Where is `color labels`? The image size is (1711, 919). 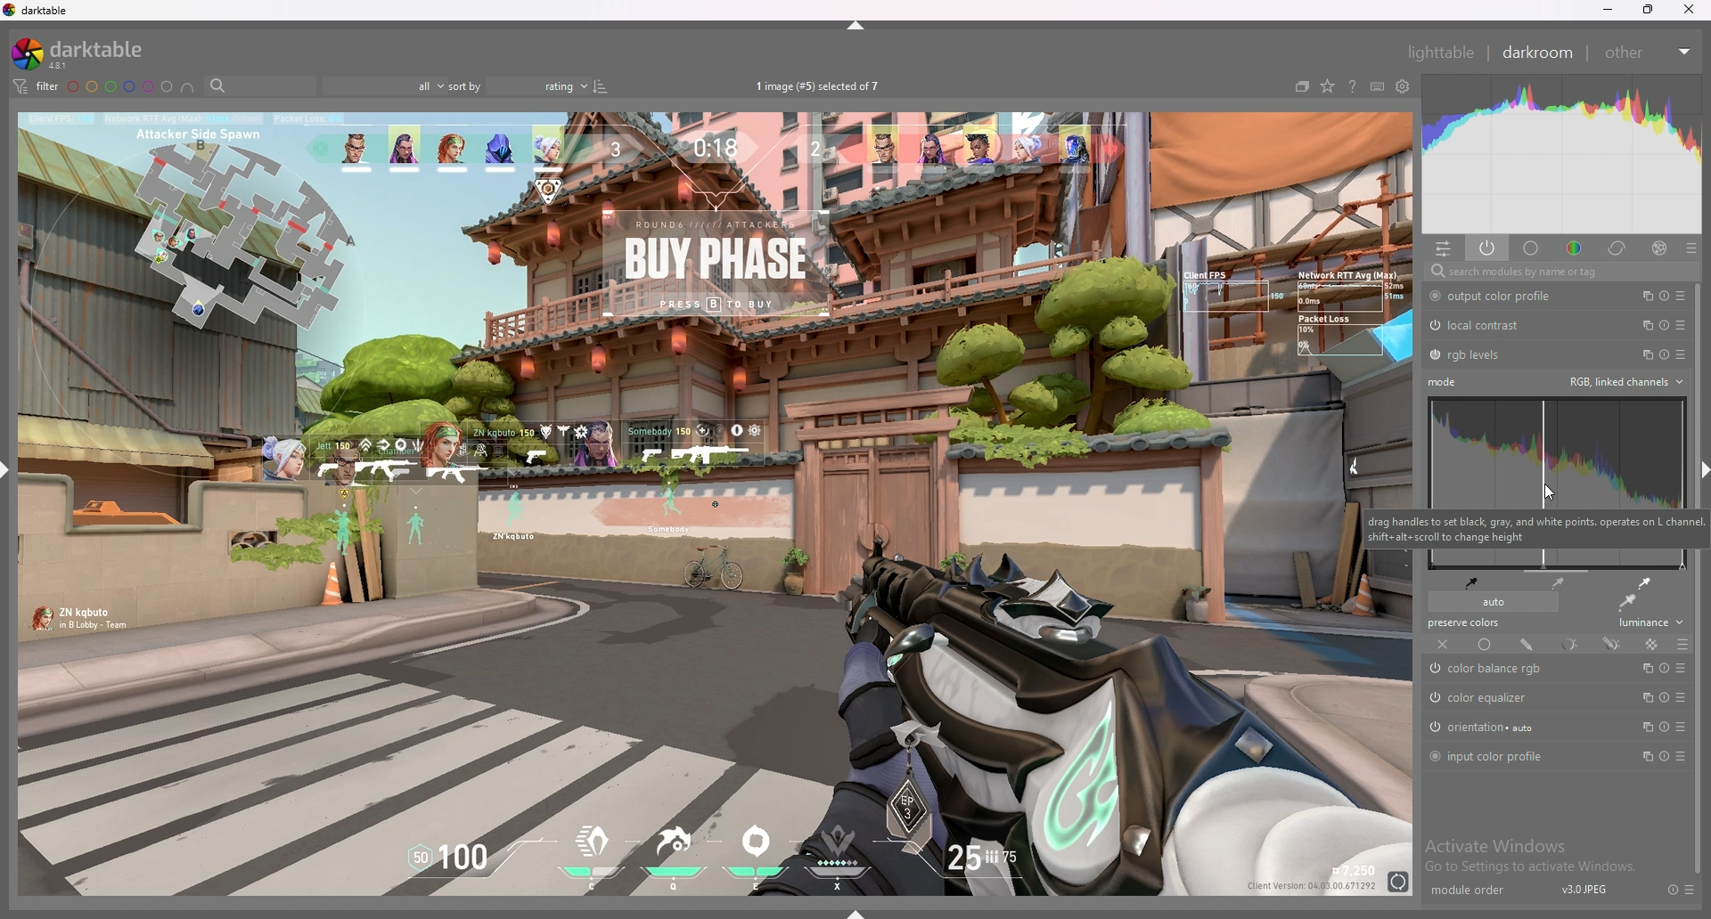
color labels is located at coordinates (119, 86).